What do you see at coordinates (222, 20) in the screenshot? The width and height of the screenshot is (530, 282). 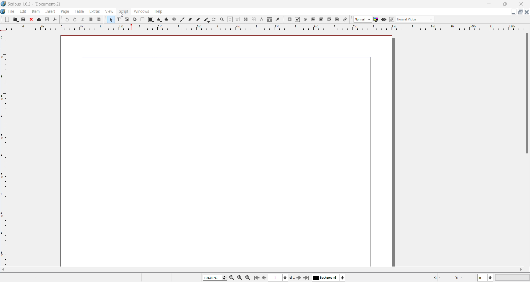 I see `Zoom and Pan` at bounding box center [222, 20].